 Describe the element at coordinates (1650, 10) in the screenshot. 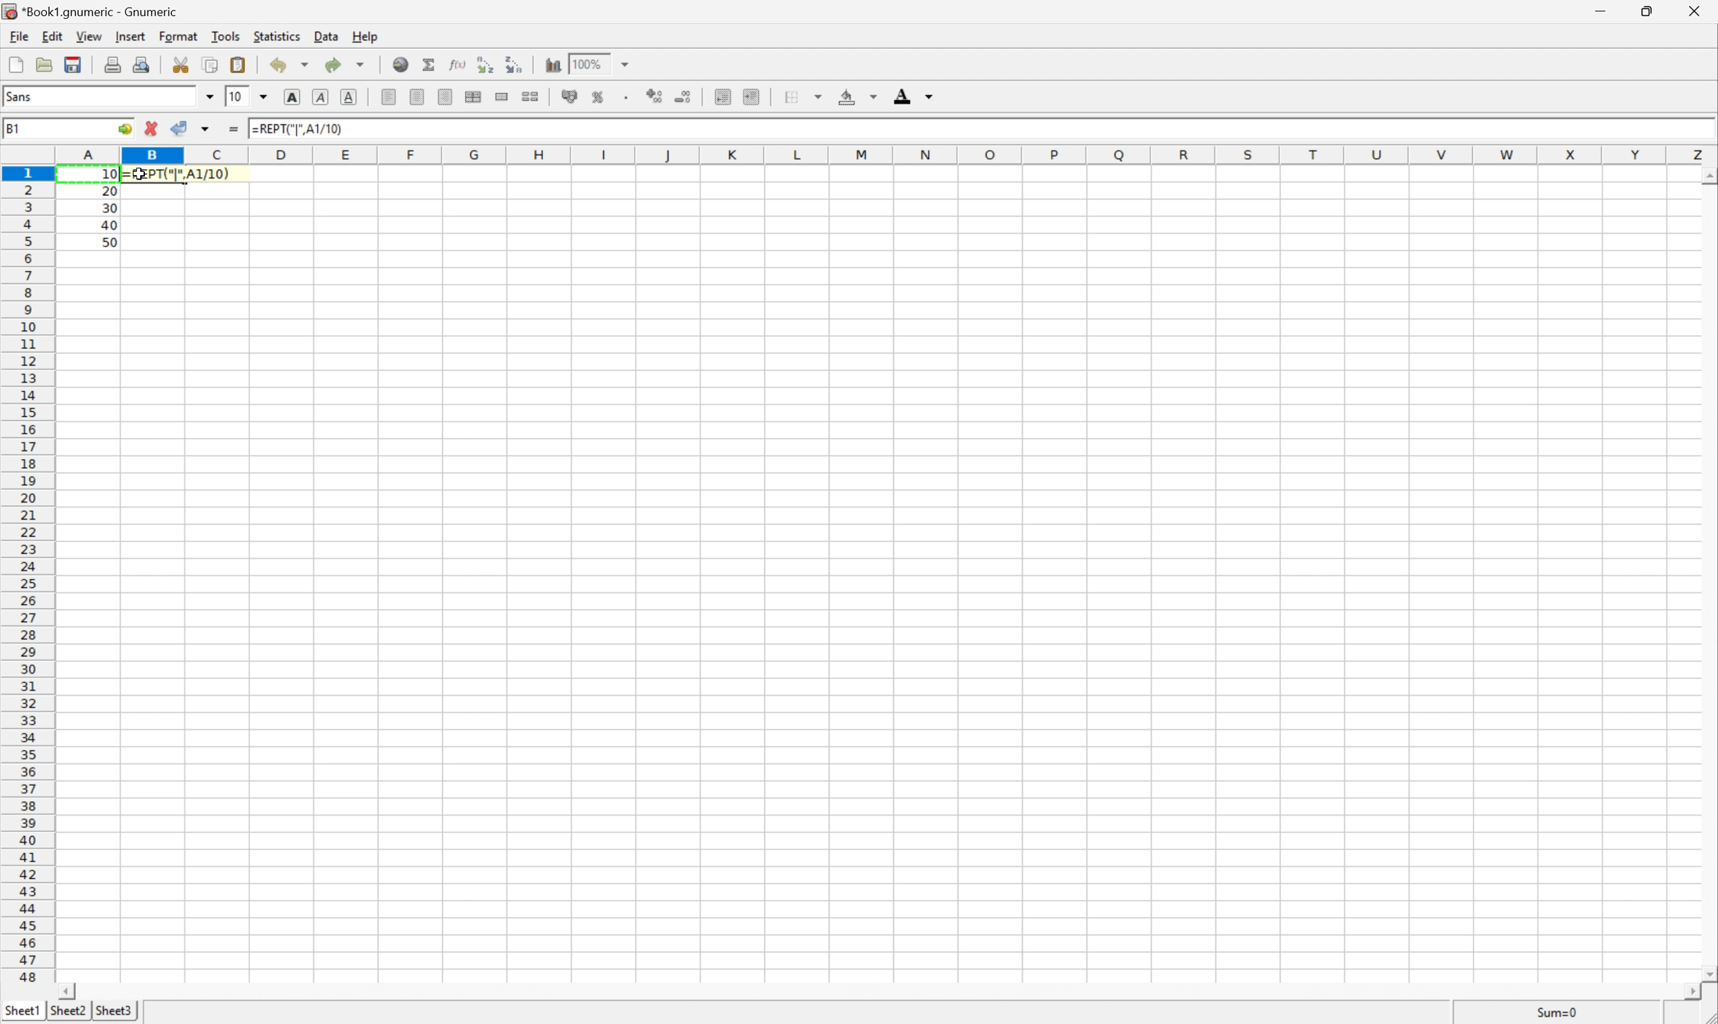

I see `Restore Down` at that location.